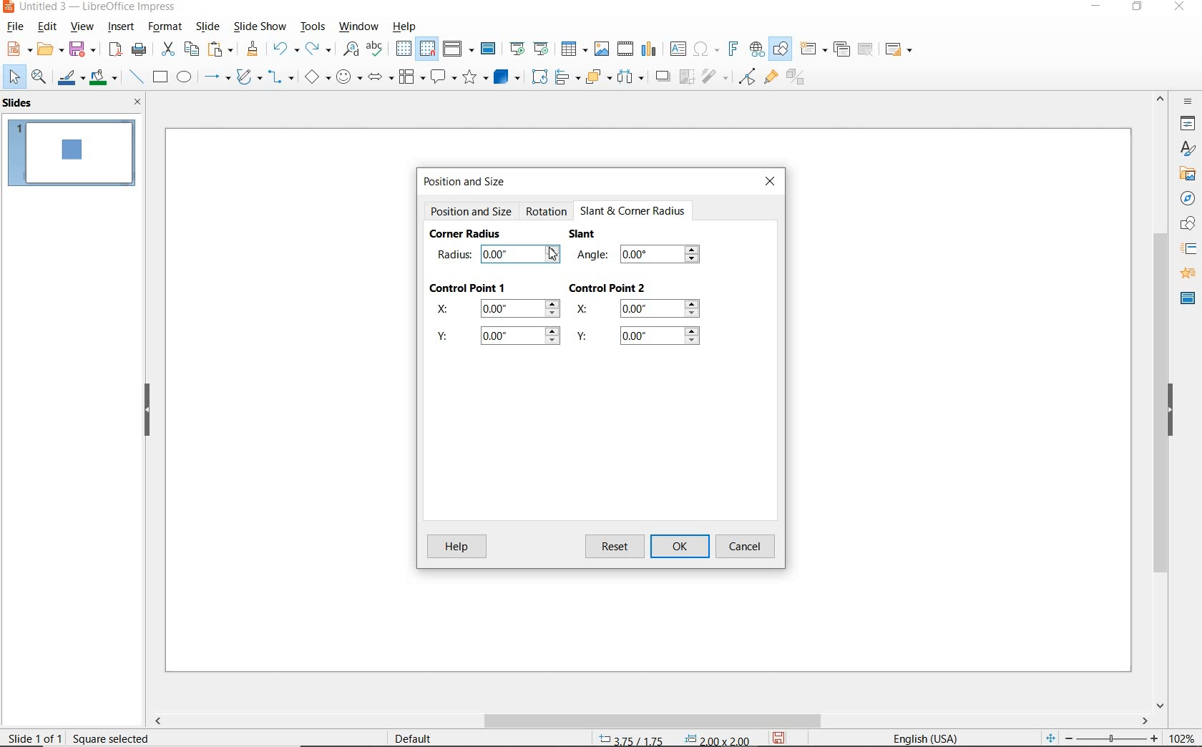  Describe the element at coordinates (1188, 150) in the screenshot. I see `styles` at that location.